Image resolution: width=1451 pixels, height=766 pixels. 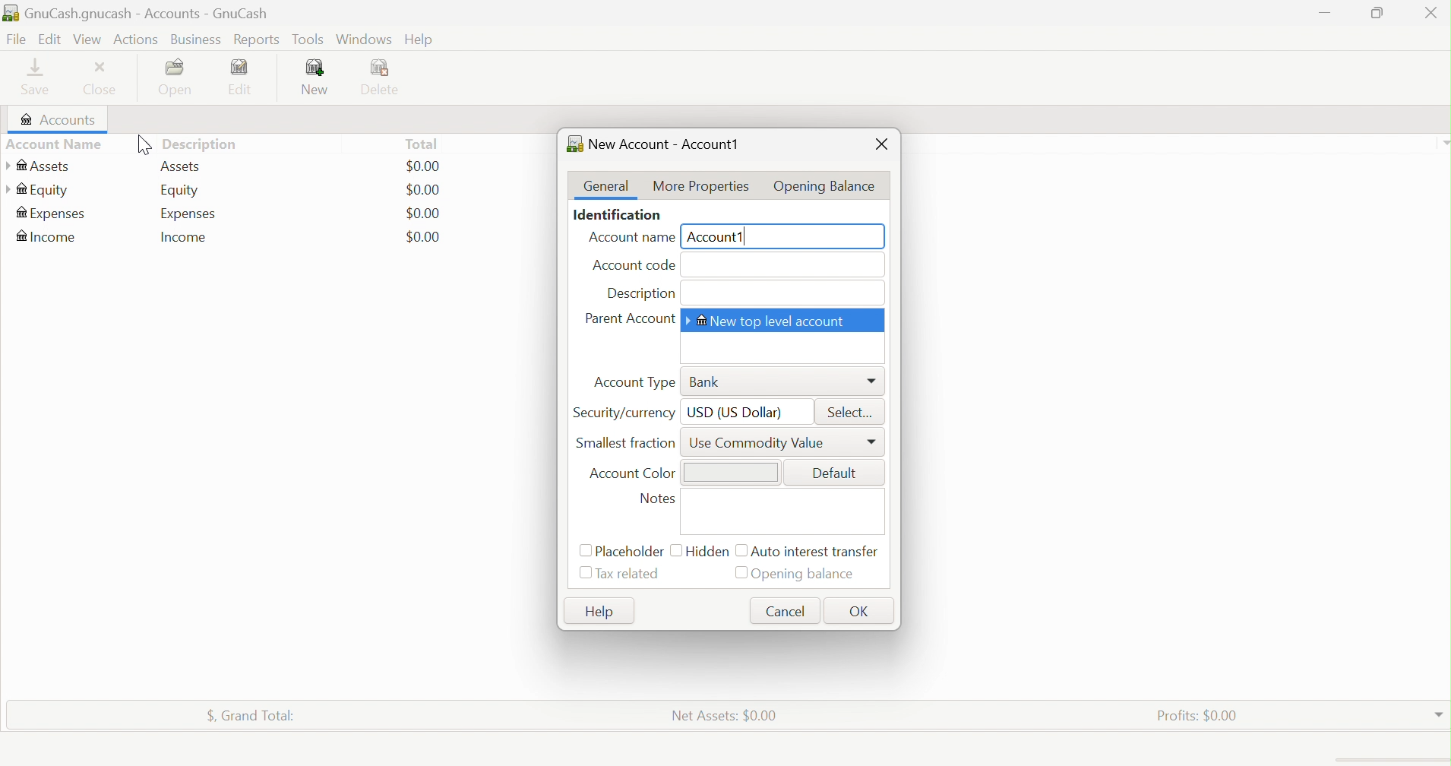 What do you see at coordinates (736, 412) in the screenshot?
I see `USD (US Dollar)` at bounding box center [736, 412].